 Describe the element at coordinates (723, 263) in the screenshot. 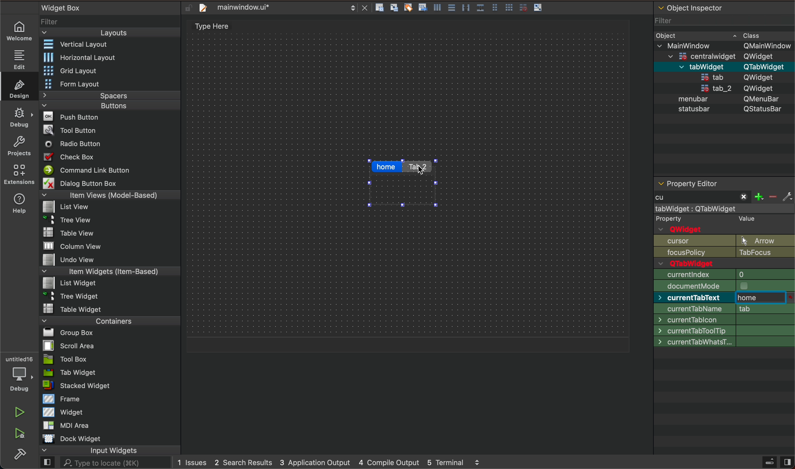

I see `enabled` at that location.